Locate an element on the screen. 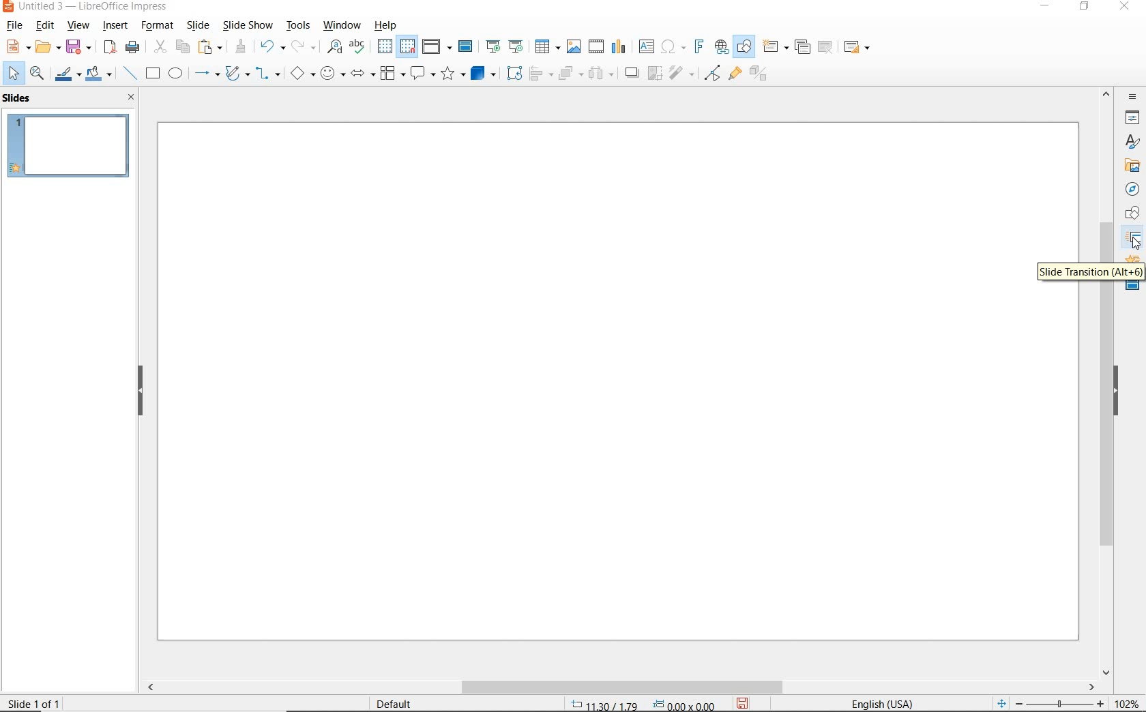  CLOSE is located at coordinates (1126, 8).